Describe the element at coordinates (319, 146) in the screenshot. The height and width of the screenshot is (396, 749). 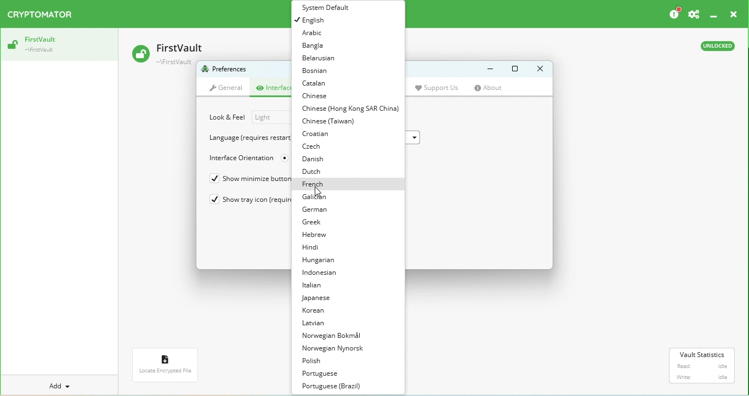
I see `Czeck` at that location.